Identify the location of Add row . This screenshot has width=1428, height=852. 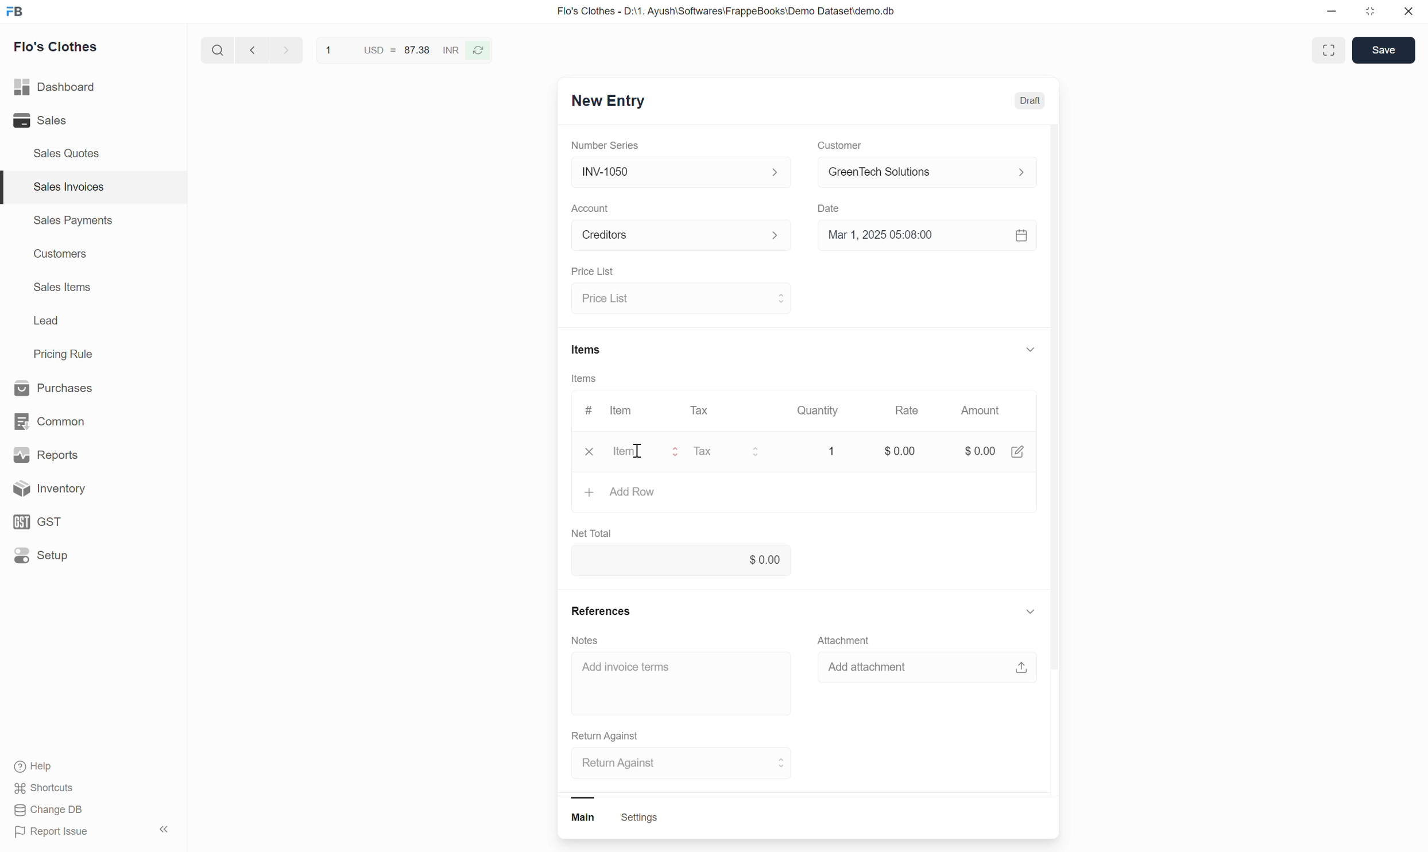
(634, 490).